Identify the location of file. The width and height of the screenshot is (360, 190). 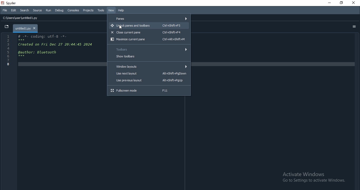
(5, 10).